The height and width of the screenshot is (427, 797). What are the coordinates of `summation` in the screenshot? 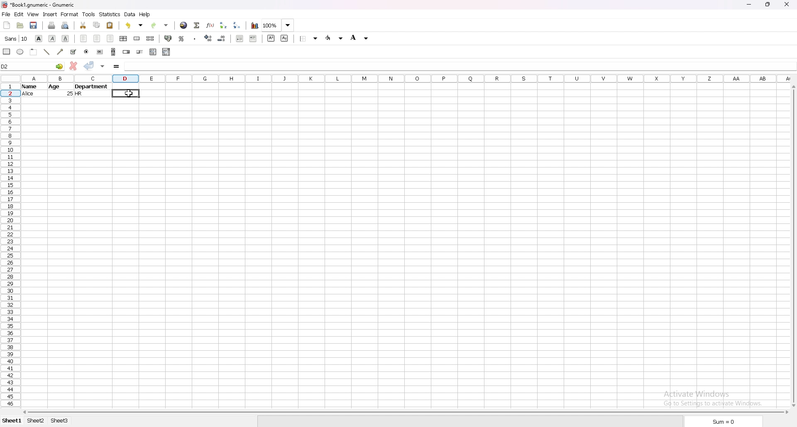 It's located at (197, 25).